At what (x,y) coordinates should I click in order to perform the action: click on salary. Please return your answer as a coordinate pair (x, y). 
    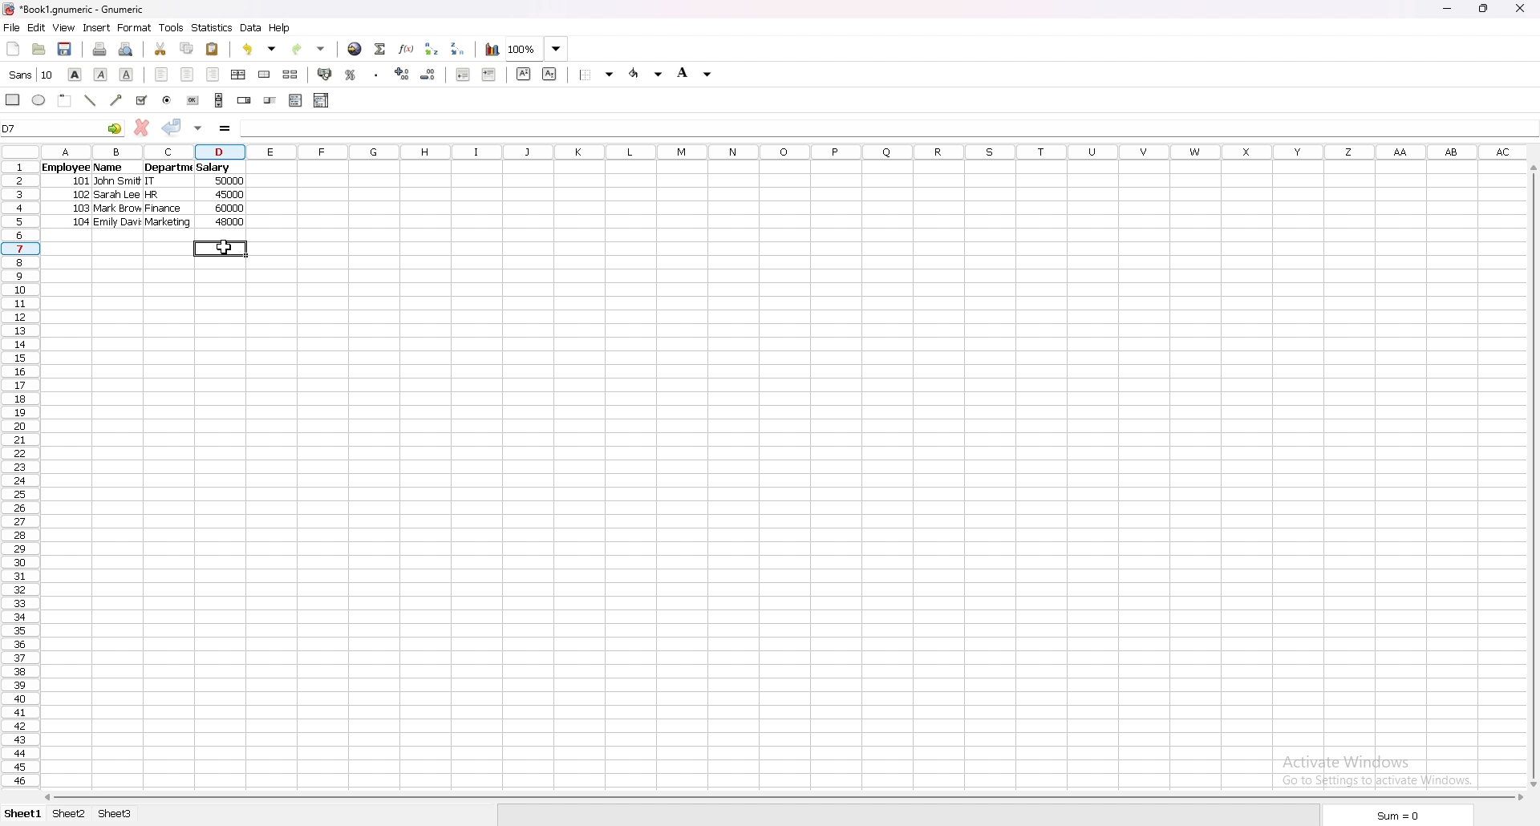
    Looking at the image, I should click on (214, 168).